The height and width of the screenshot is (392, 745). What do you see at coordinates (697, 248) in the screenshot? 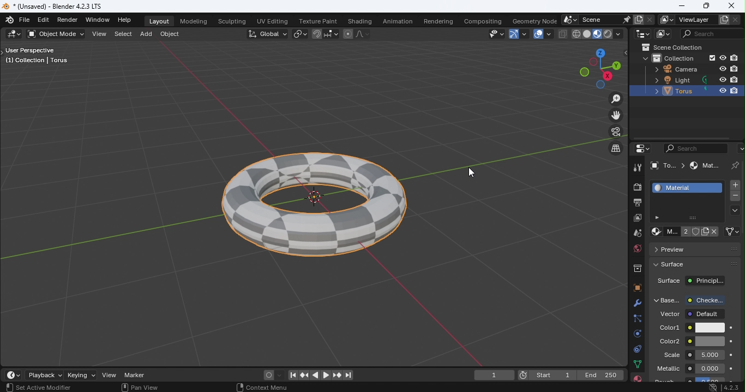
I see `Preview` at bounding box center [697, 248].